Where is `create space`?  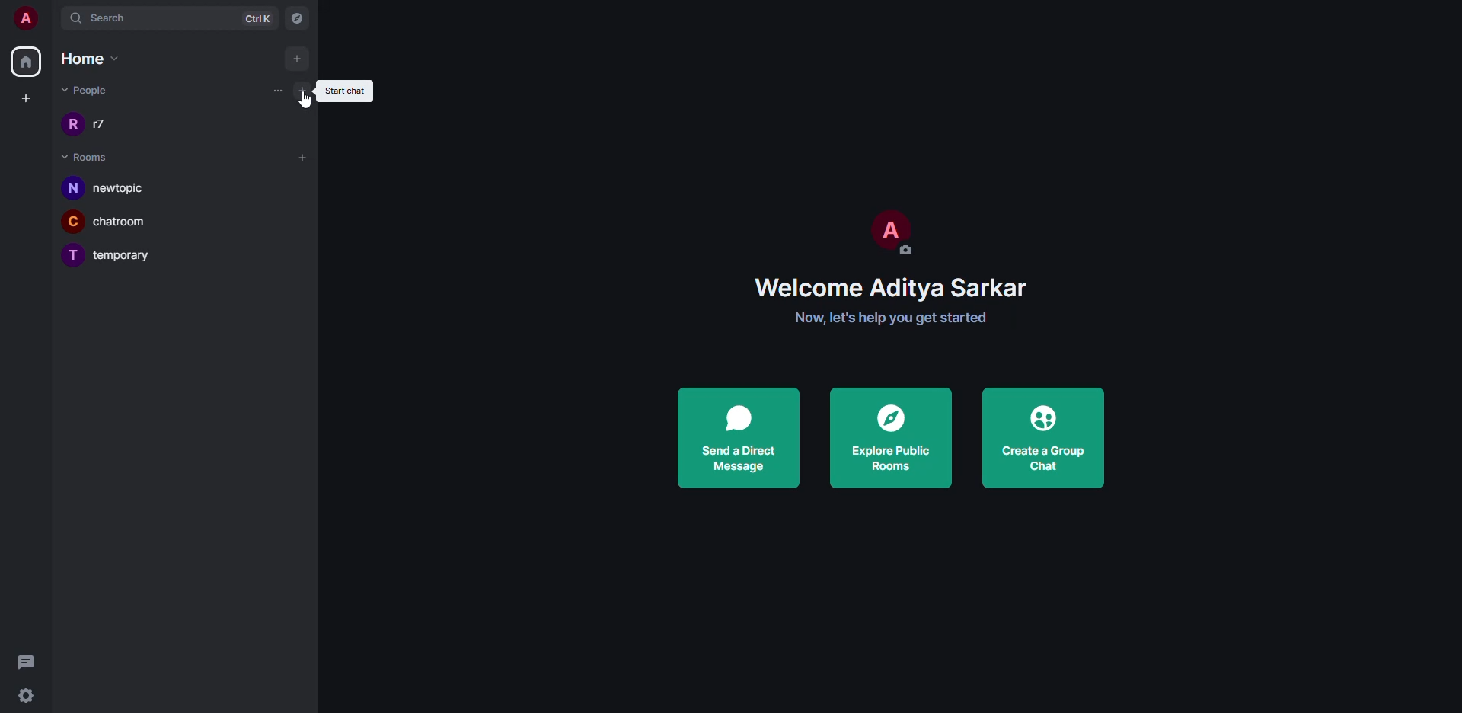 create space is located at coordinates (26, 98).